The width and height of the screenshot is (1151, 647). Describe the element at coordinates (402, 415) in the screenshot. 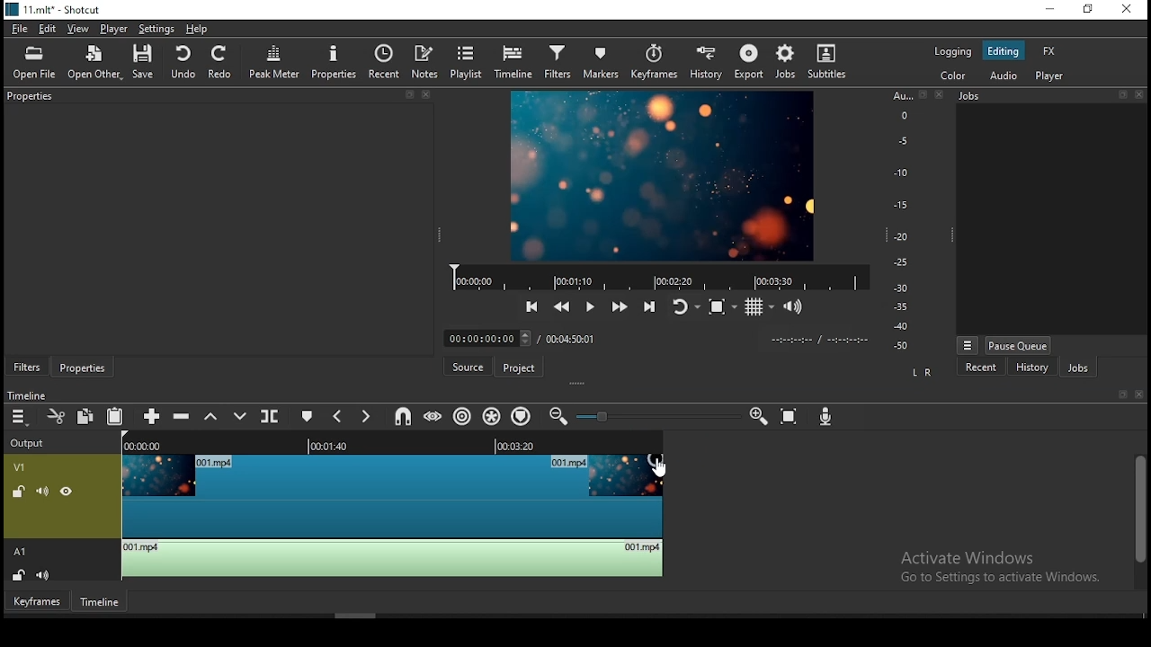

I see `snap` at that location.